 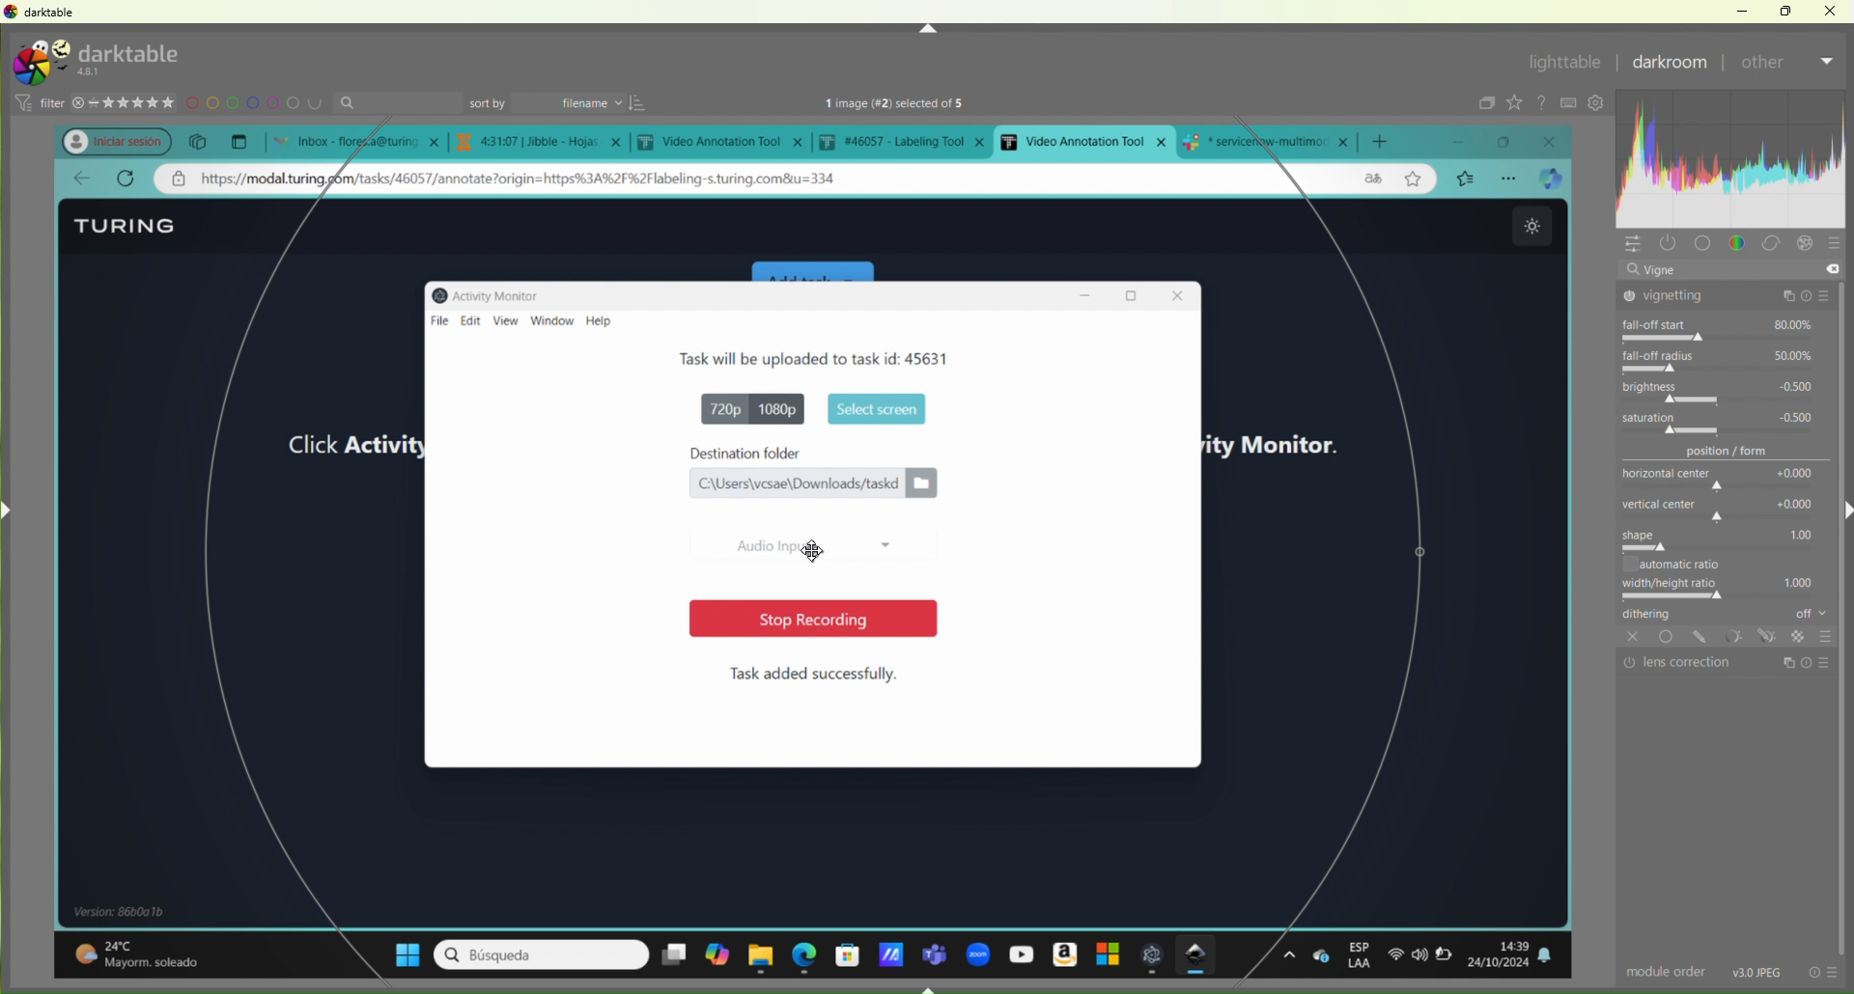 I want to click on date and time, so click(x=1503, y=953).